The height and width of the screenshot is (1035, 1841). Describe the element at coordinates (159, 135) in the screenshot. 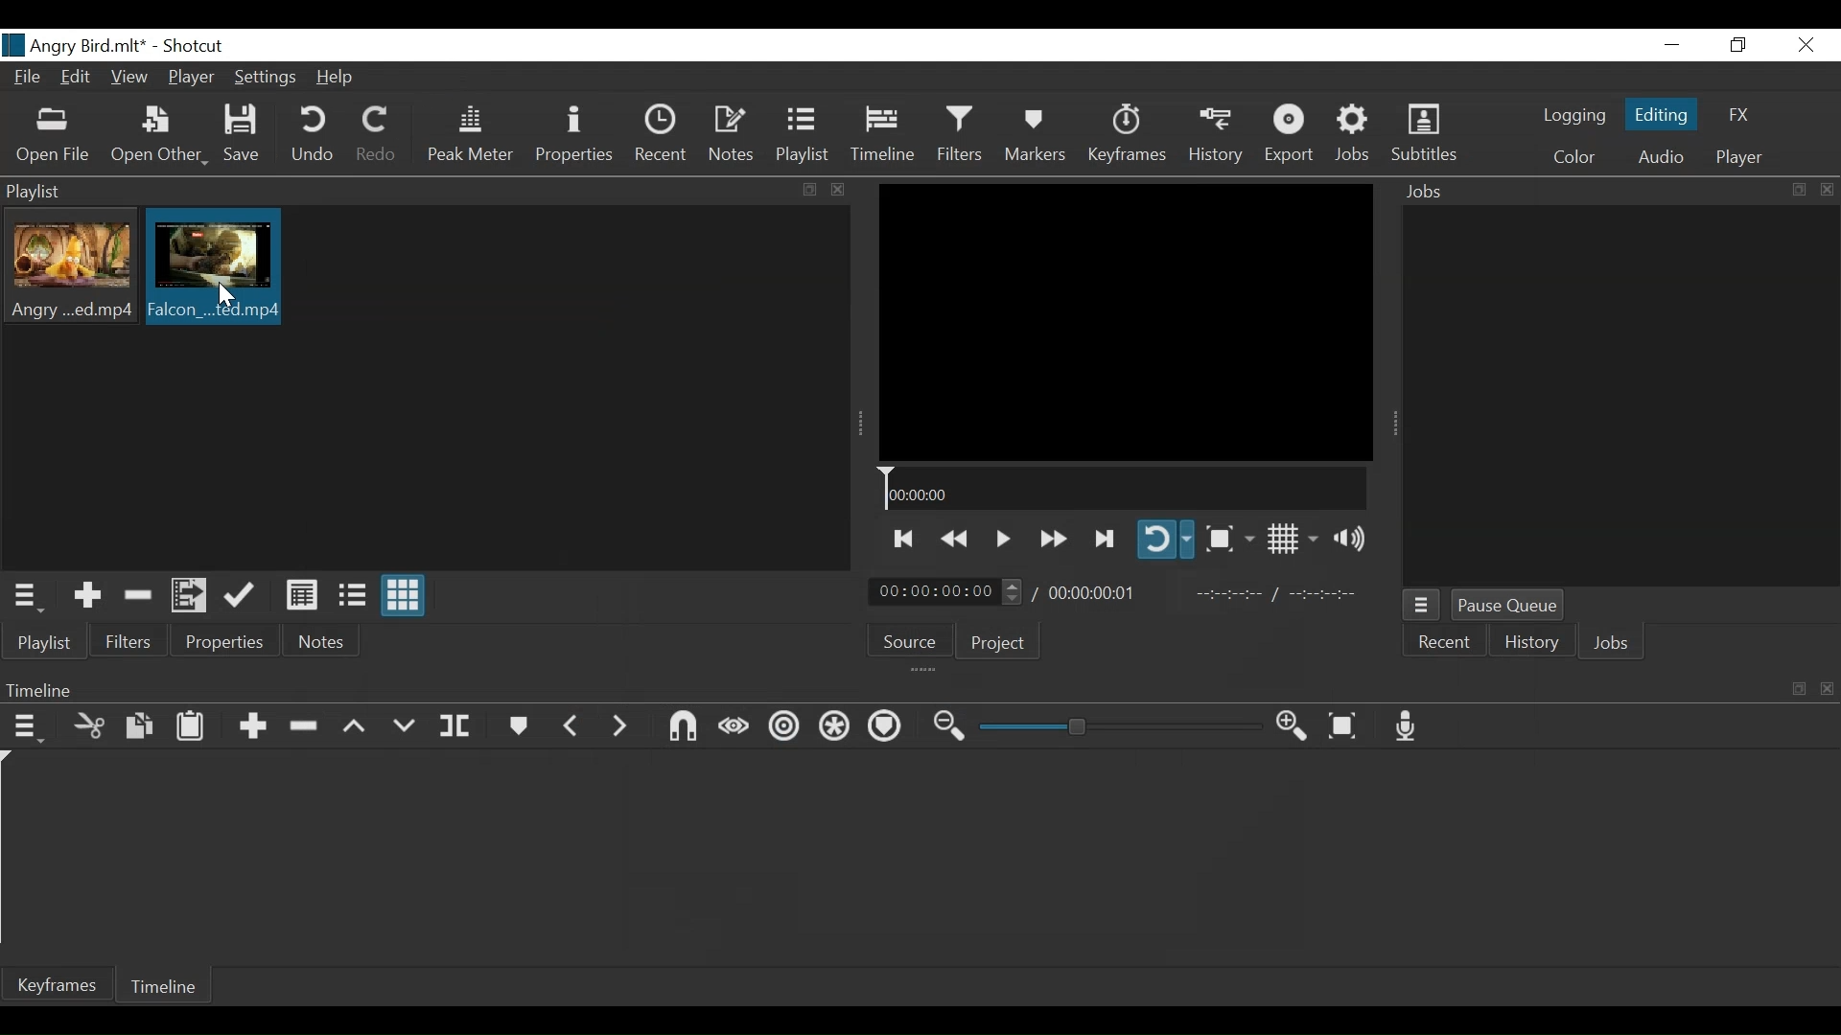

I see `Open Other` at that location.